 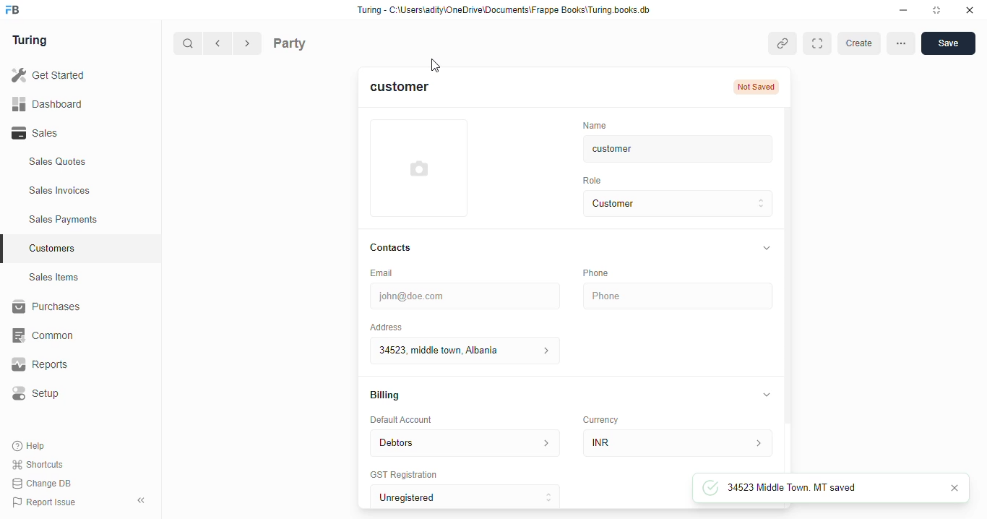 What do you see at coordinates (594, 273) in the screenshot?
I see `Phone` at bounding box center [594, 273].